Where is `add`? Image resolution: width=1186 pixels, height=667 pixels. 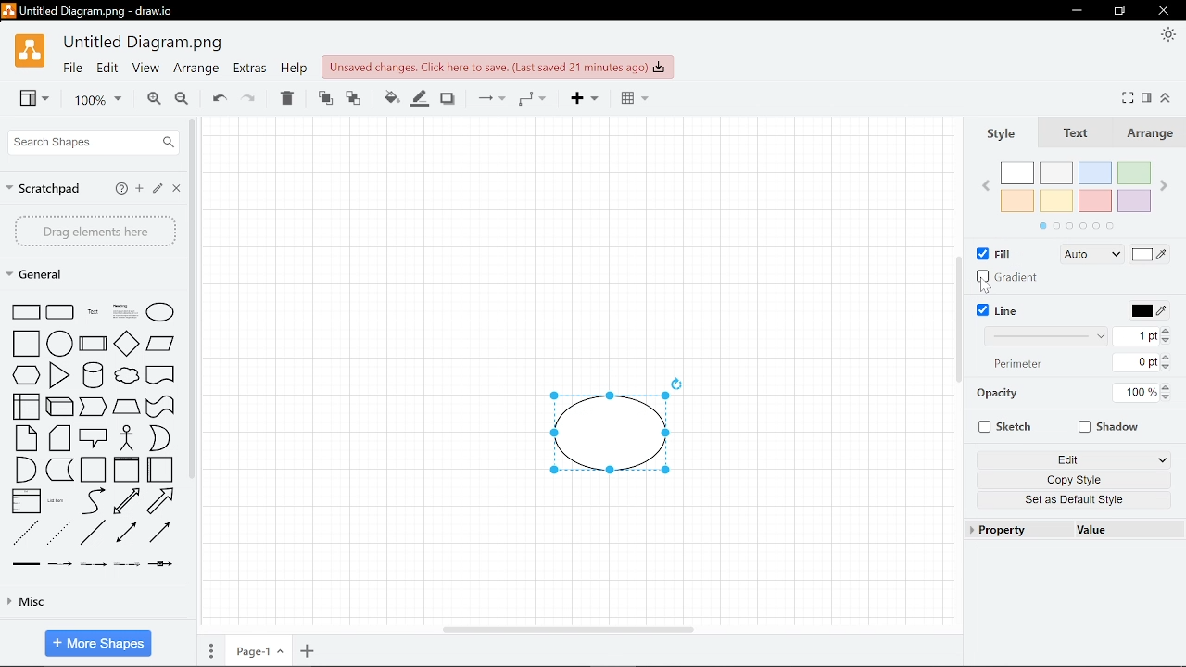 add is located at coordinates (138, 189).